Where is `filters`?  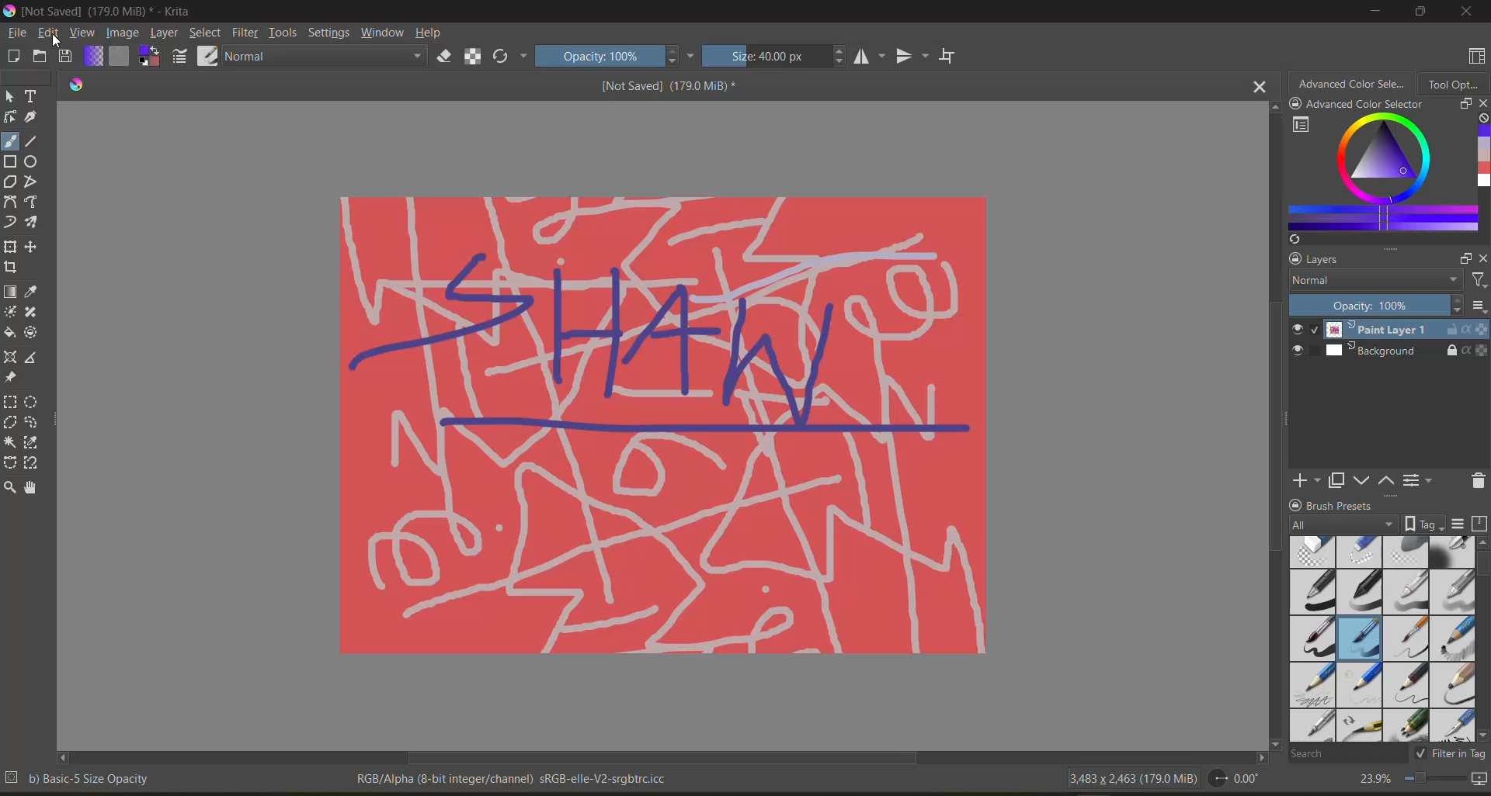 filters is located at coordinates (246, 32).